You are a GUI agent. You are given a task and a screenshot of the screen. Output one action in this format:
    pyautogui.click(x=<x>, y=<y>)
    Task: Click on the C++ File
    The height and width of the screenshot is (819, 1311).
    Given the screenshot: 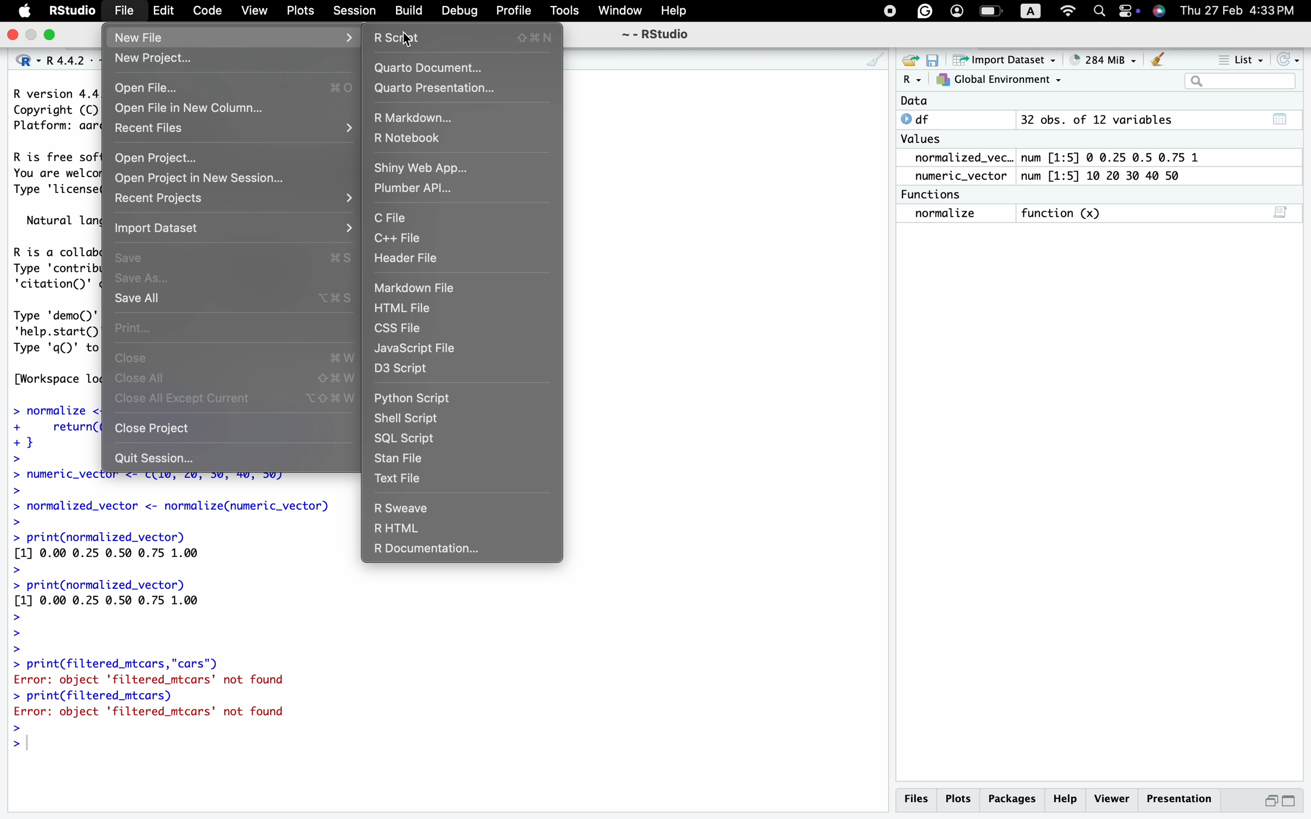 What is the action you would take?
    pyautogui.click(x=402, y=239)
    